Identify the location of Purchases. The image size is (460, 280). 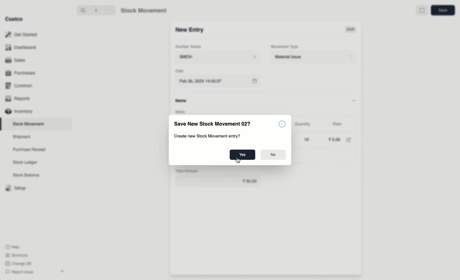
(22, 74).